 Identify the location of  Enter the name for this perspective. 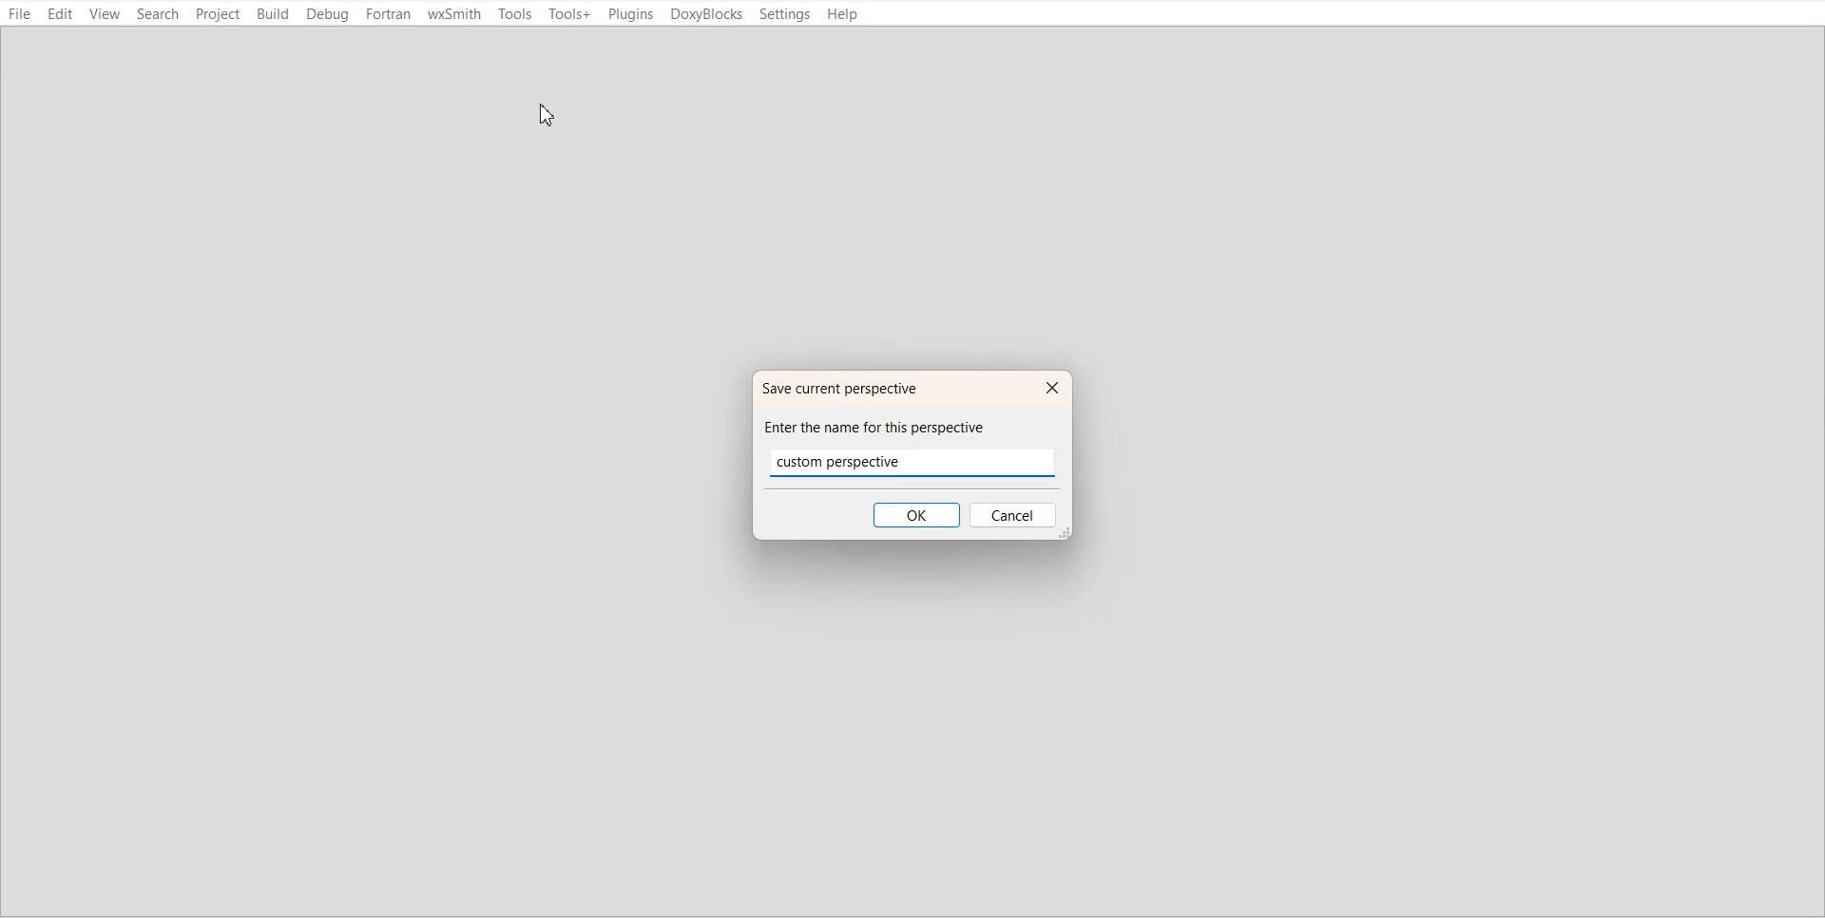
(893, 427).